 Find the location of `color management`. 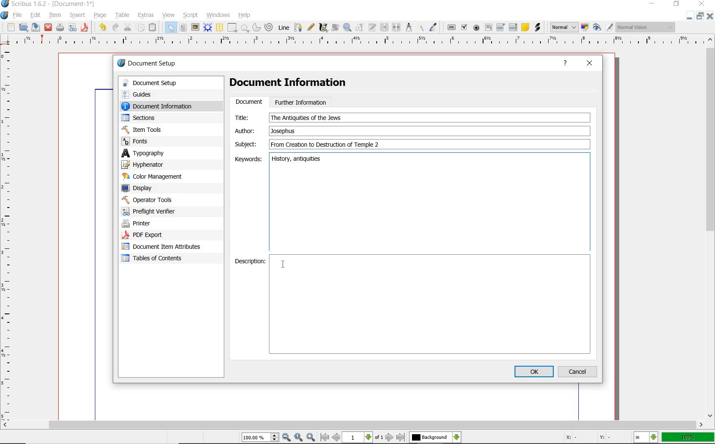

color management is located at coordinates (154, 176).